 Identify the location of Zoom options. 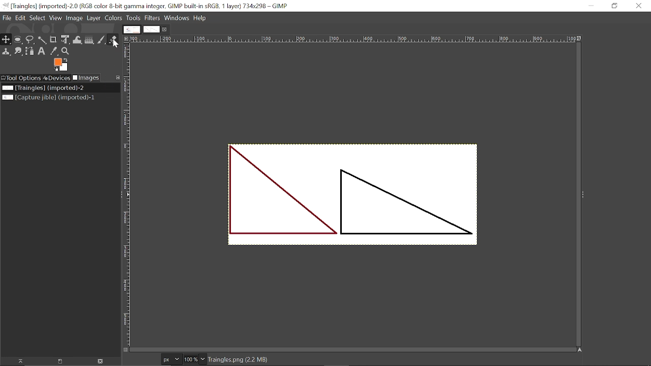
(202, 359).